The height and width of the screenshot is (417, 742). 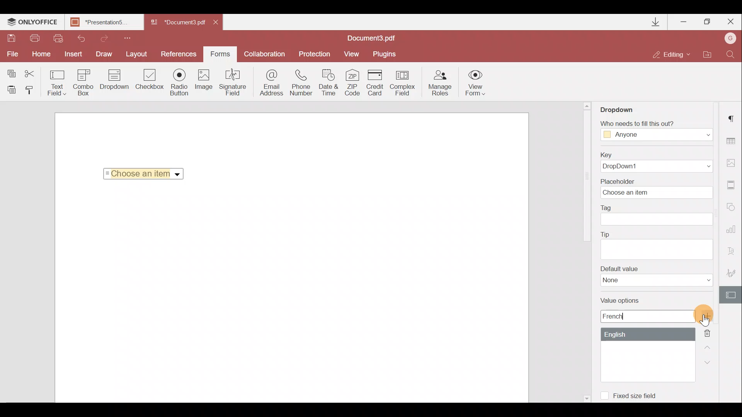 What do you see at coordinates (231, 82) in the screenshot?
I see `Signature field` at bounding box center [231, 82].